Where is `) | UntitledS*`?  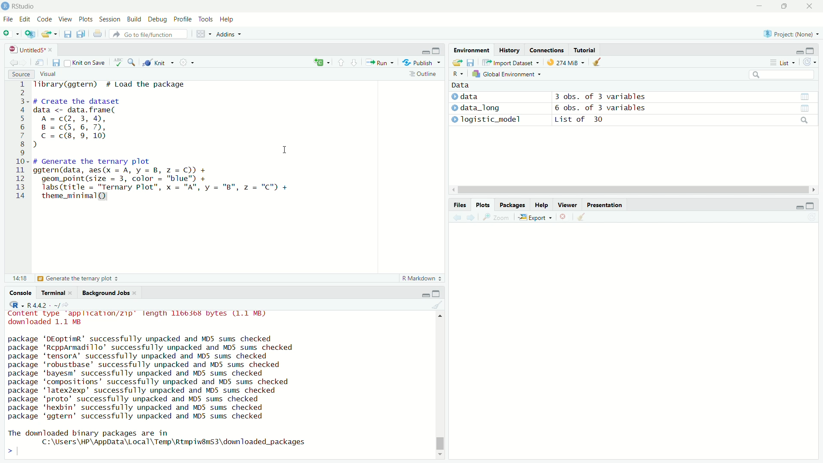
) | UntitledS* is located at coordinates (27, 49).